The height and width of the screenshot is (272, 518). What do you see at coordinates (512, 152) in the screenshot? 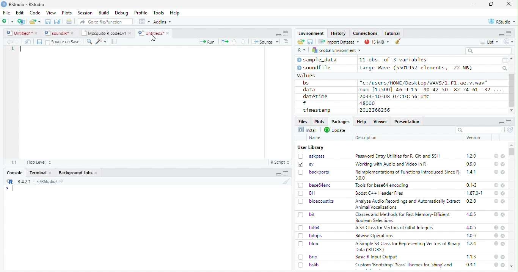
I see `scroll bar` at bounding box center [512, 152].